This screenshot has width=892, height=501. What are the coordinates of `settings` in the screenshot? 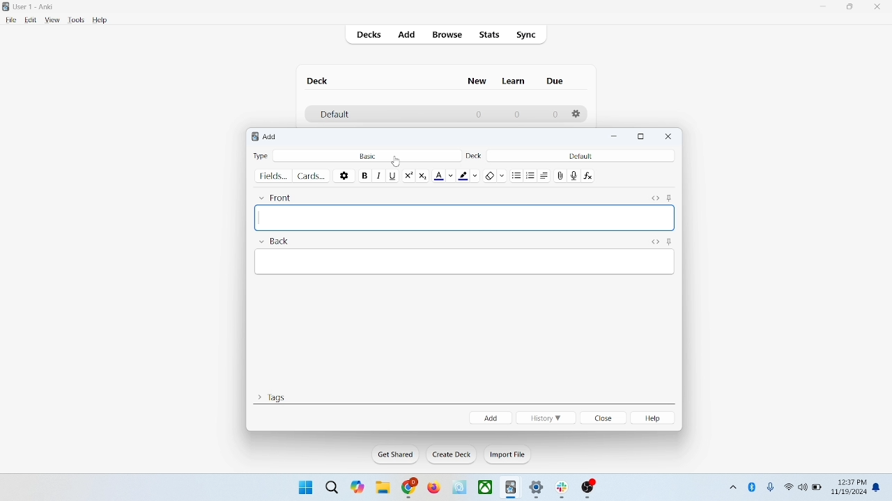 It's located at (537, 490).